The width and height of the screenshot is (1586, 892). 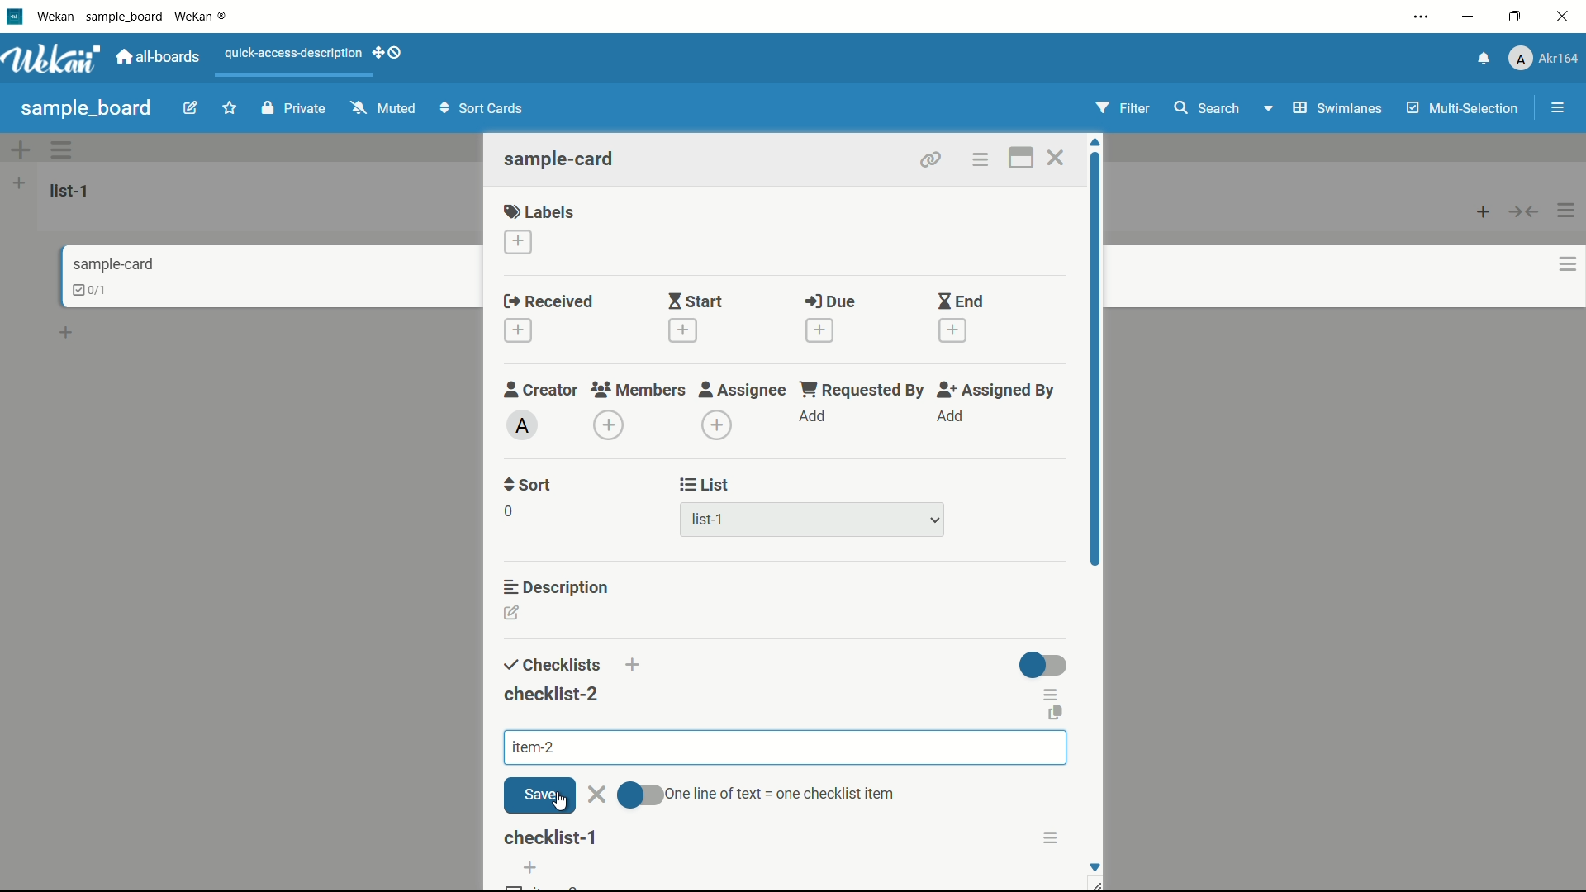 I want to click on assignee, so click(x=743, y=390).